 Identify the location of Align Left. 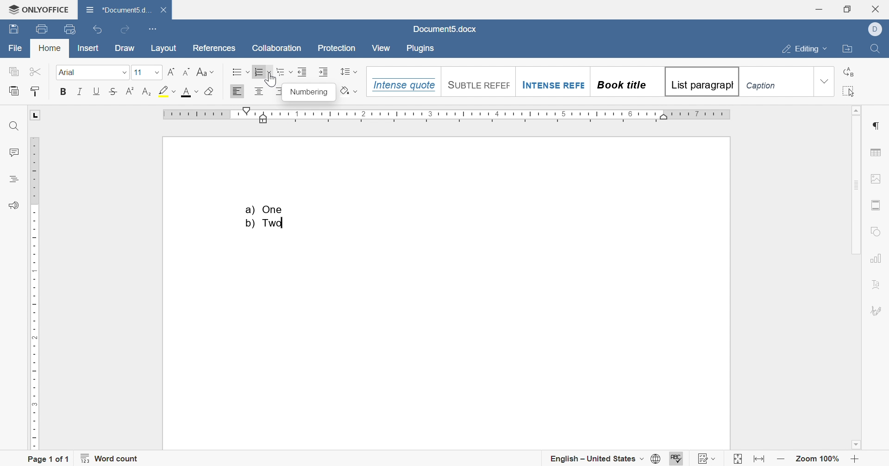
(238, 91).